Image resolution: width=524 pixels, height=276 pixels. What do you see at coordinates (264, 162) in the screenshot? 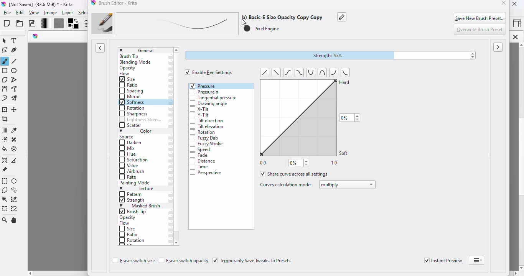
I see `0.0` at bounding box center [264, 162].